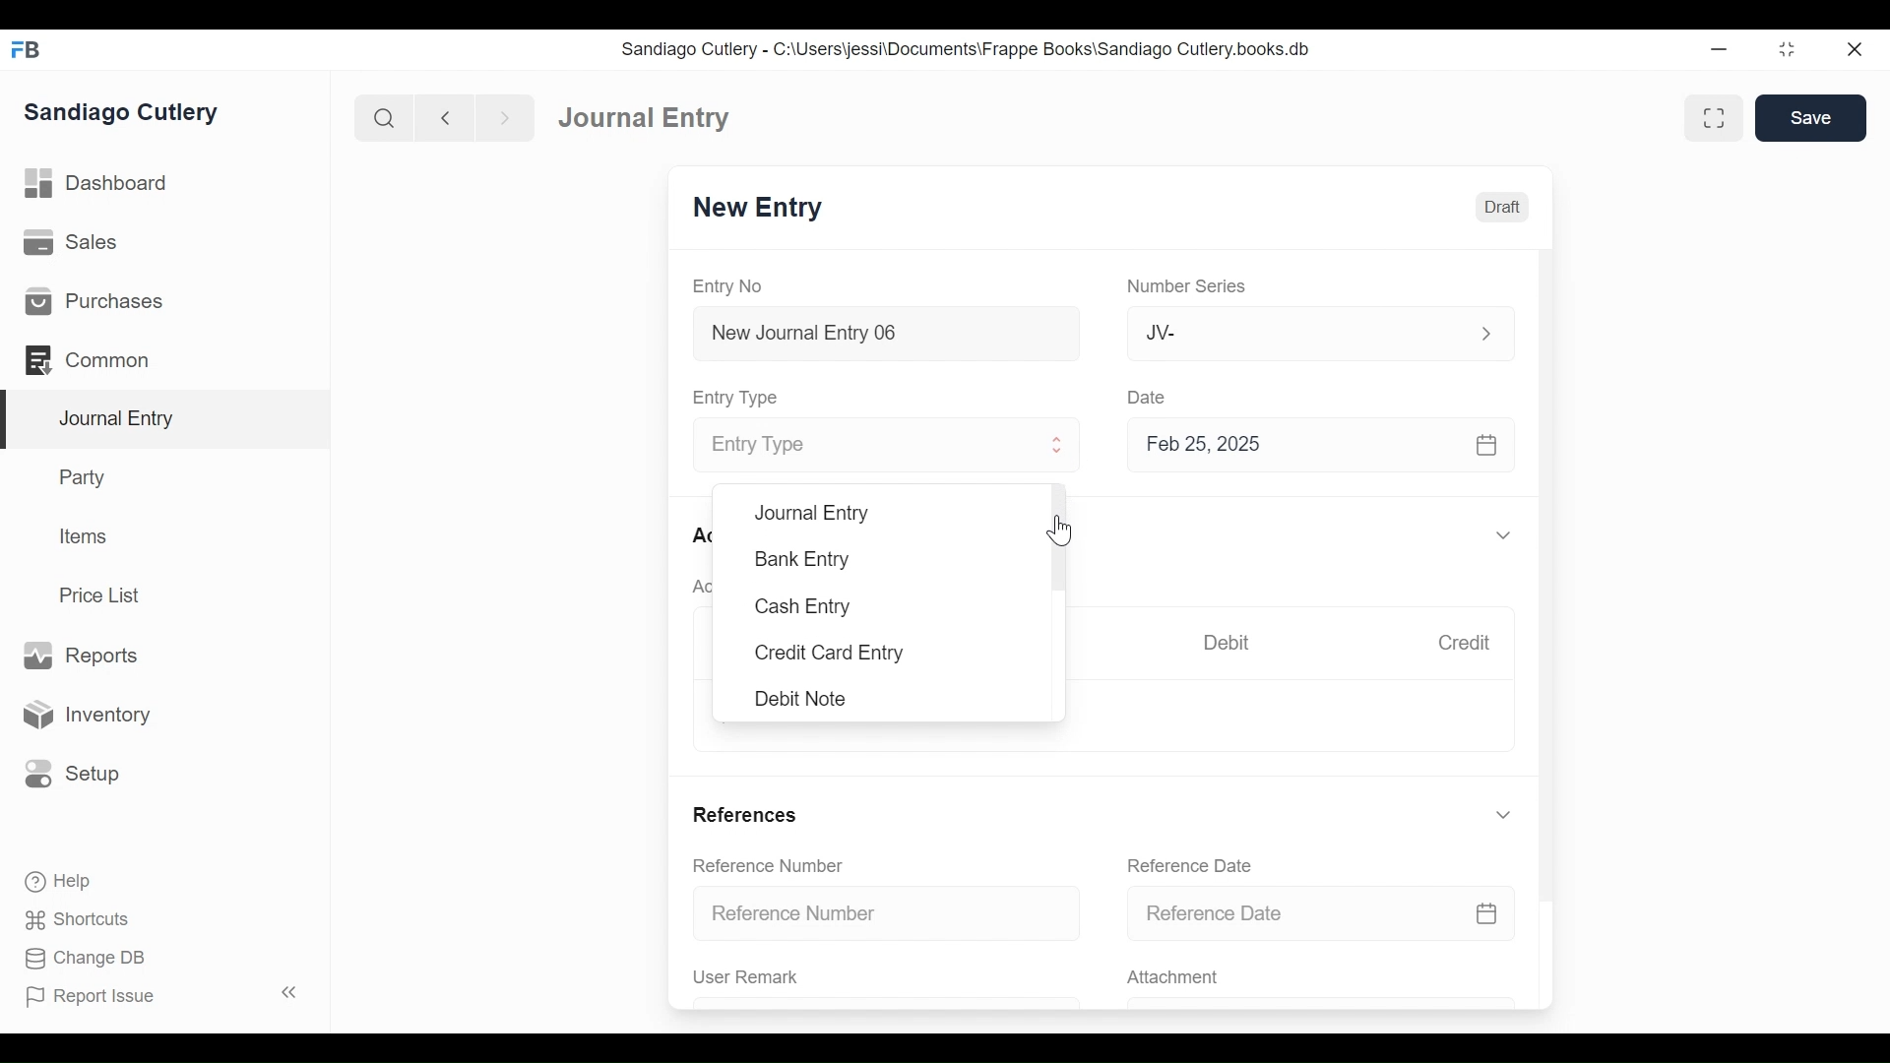  Describe the element at coordinates (83, 919) in the screenshot. I see `Shortcuts` at that location.